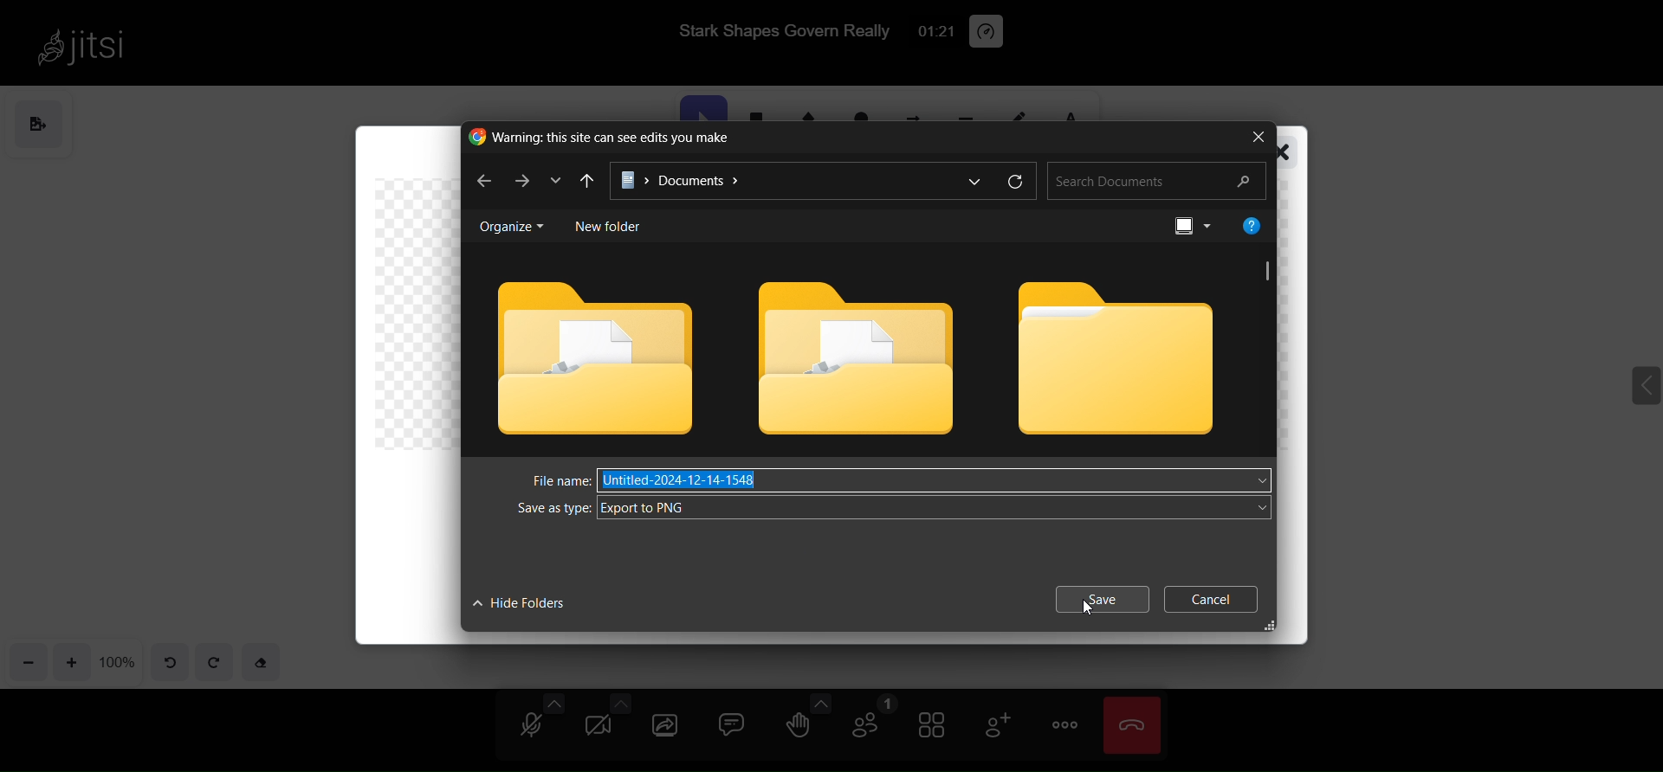 Image resolution: width=1663 pixels, height=772 pixels. I want to click on more camera option, so click(623, 703).